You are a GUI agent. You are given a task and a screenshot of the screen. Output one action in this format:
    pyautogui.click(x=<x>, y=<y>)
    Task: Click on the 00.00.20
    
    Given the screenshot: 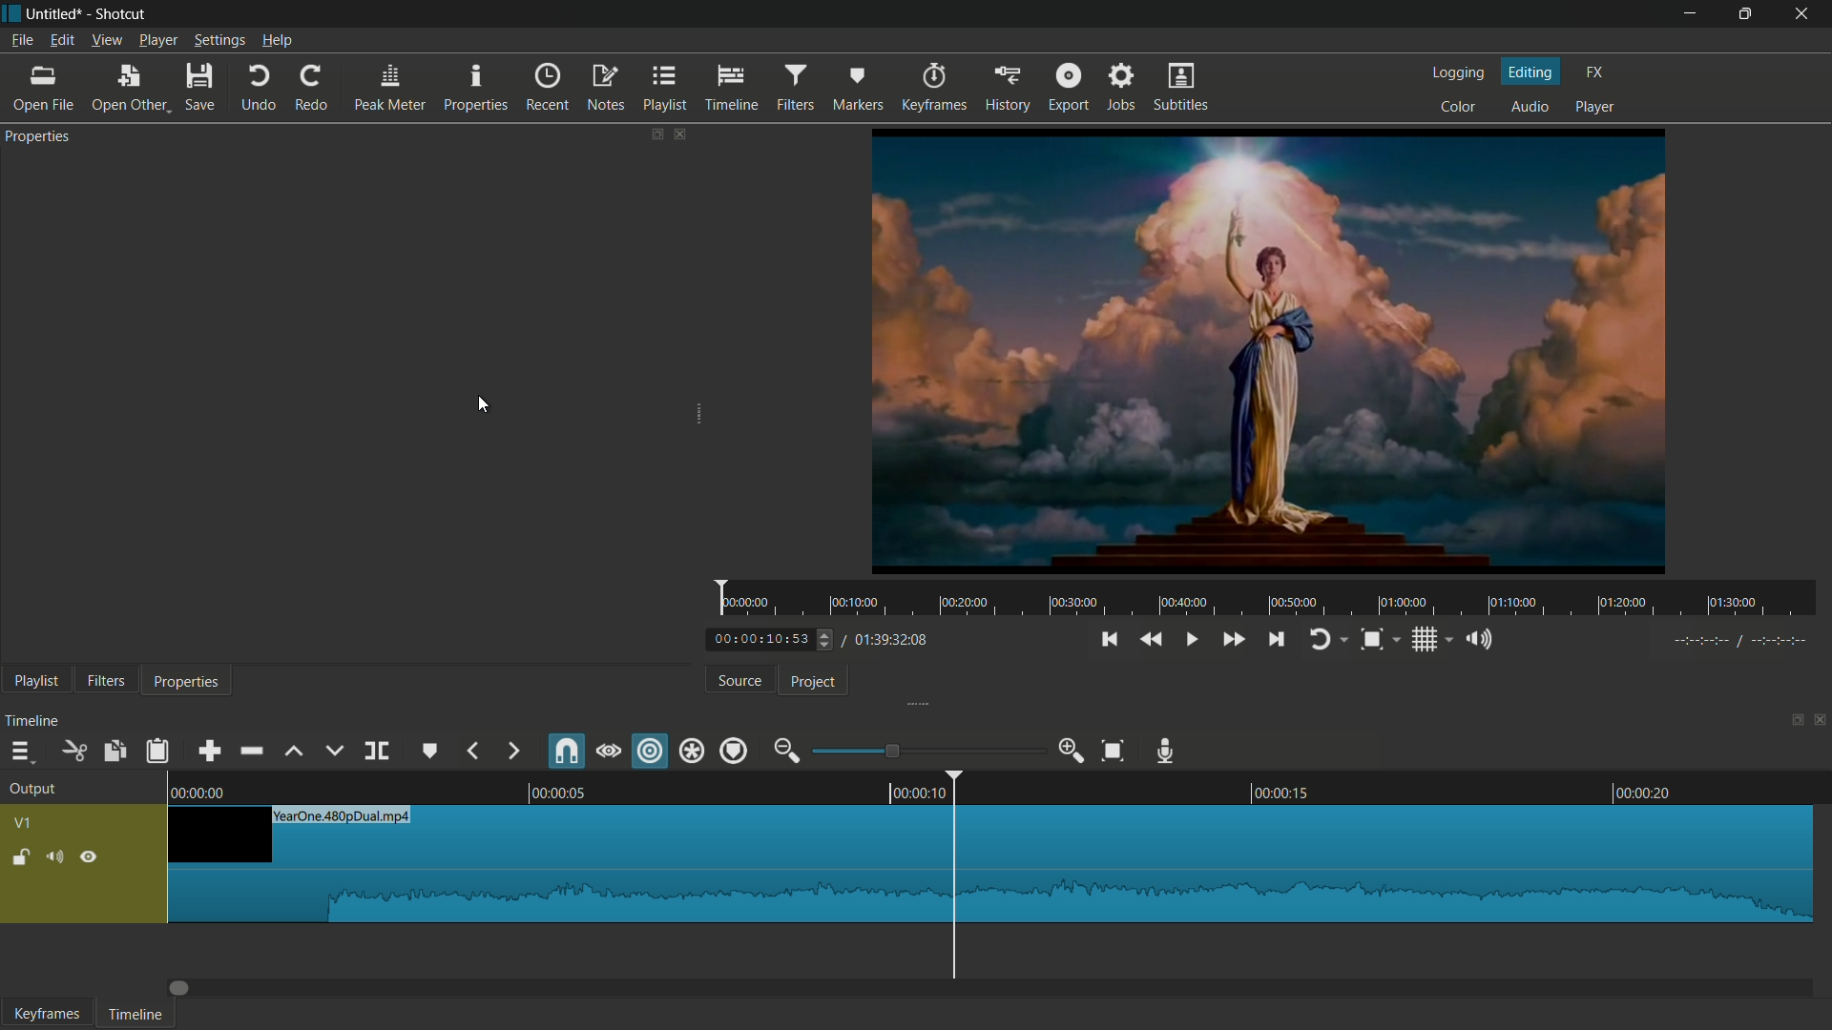 What is the action you would take?
    pyautogui.click(x=1643, y=790)
    